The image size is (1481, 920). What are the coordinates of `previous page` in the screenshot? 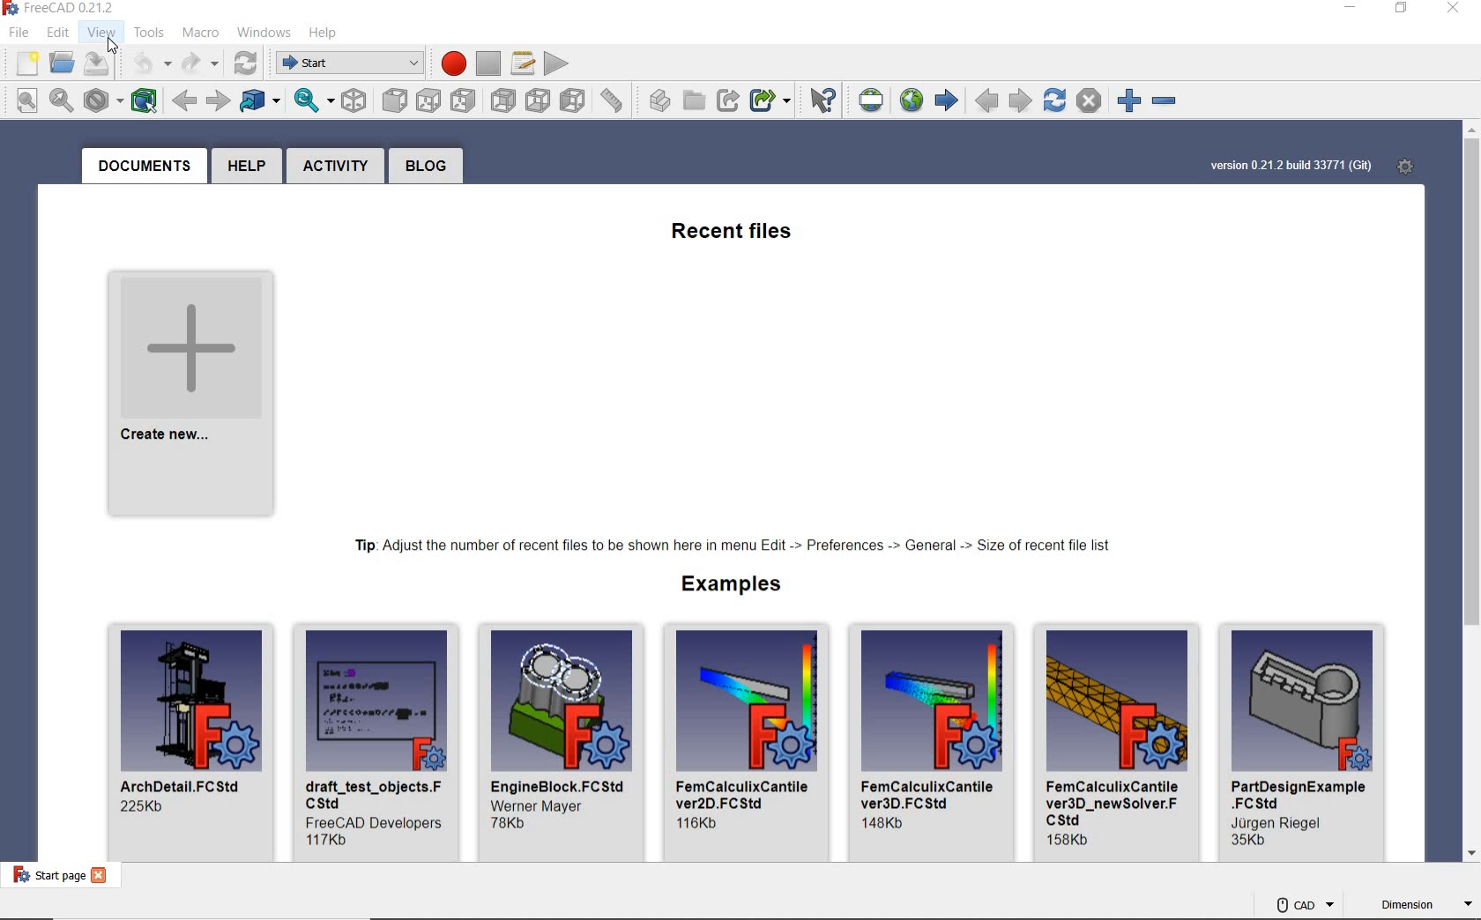 It's located at (987, 102).